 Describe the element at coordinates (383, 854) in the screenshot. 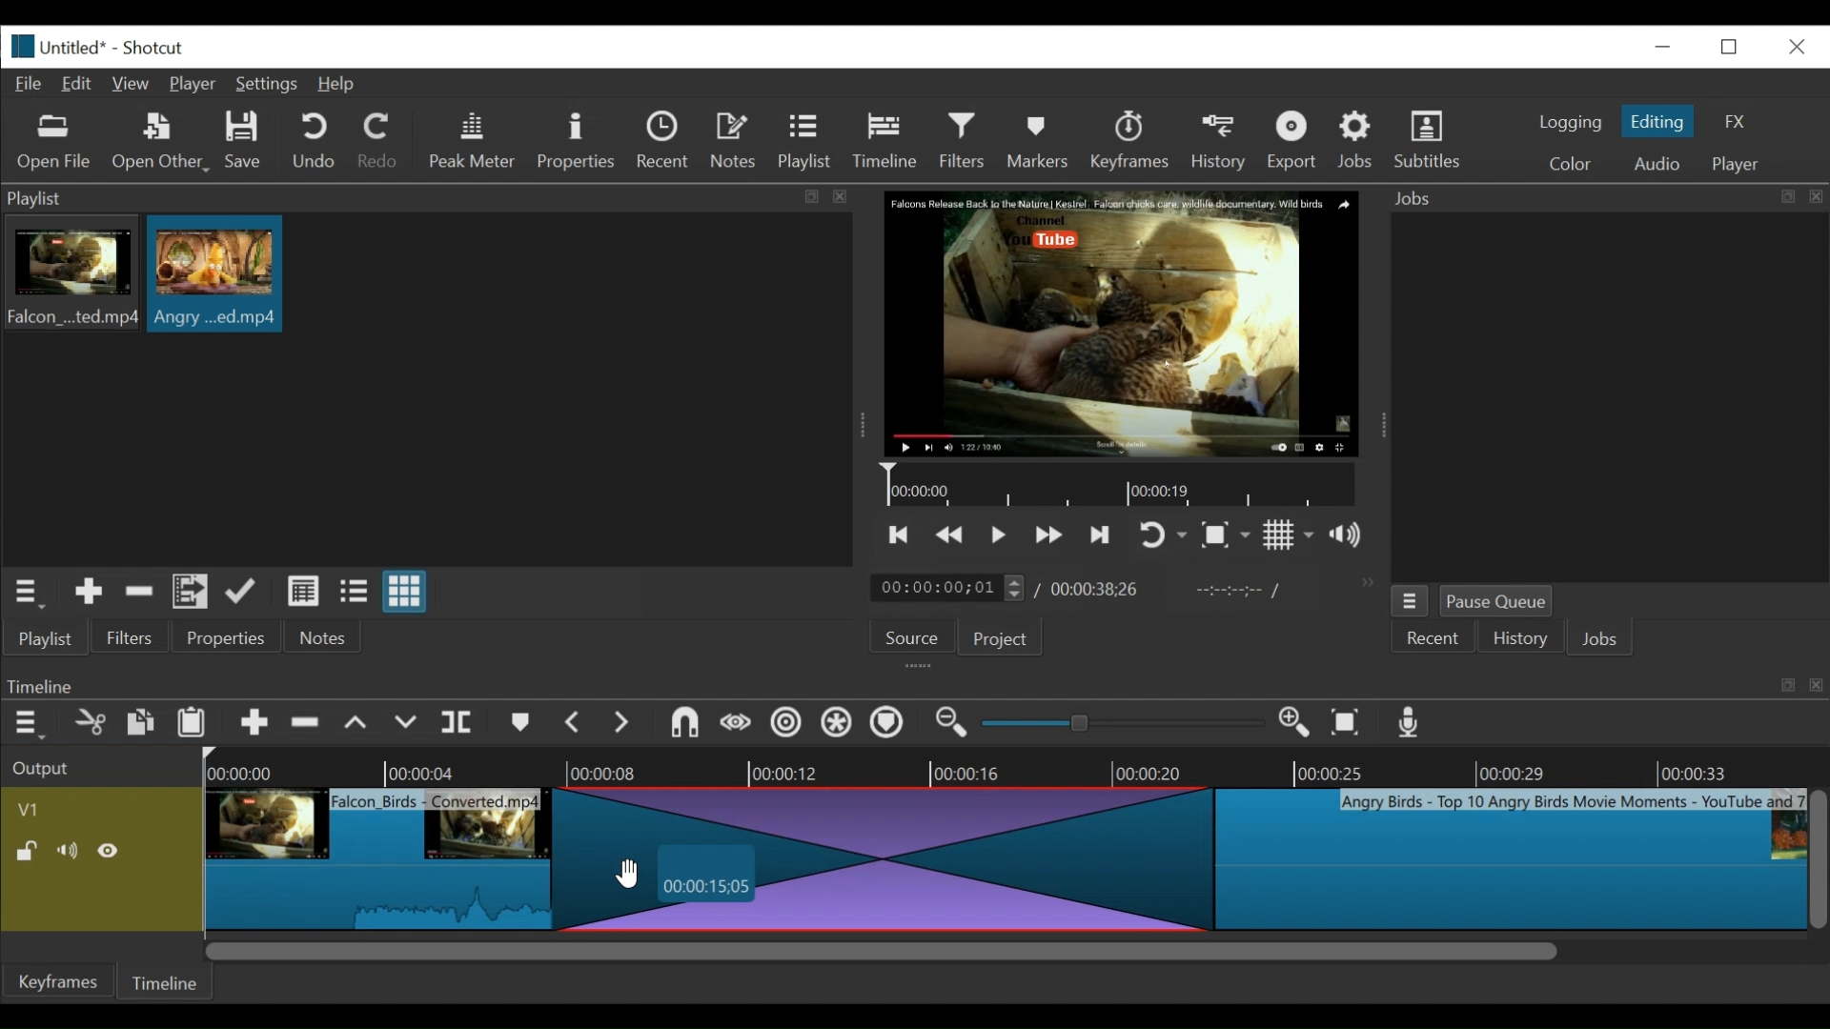

I see `clip` at that location.